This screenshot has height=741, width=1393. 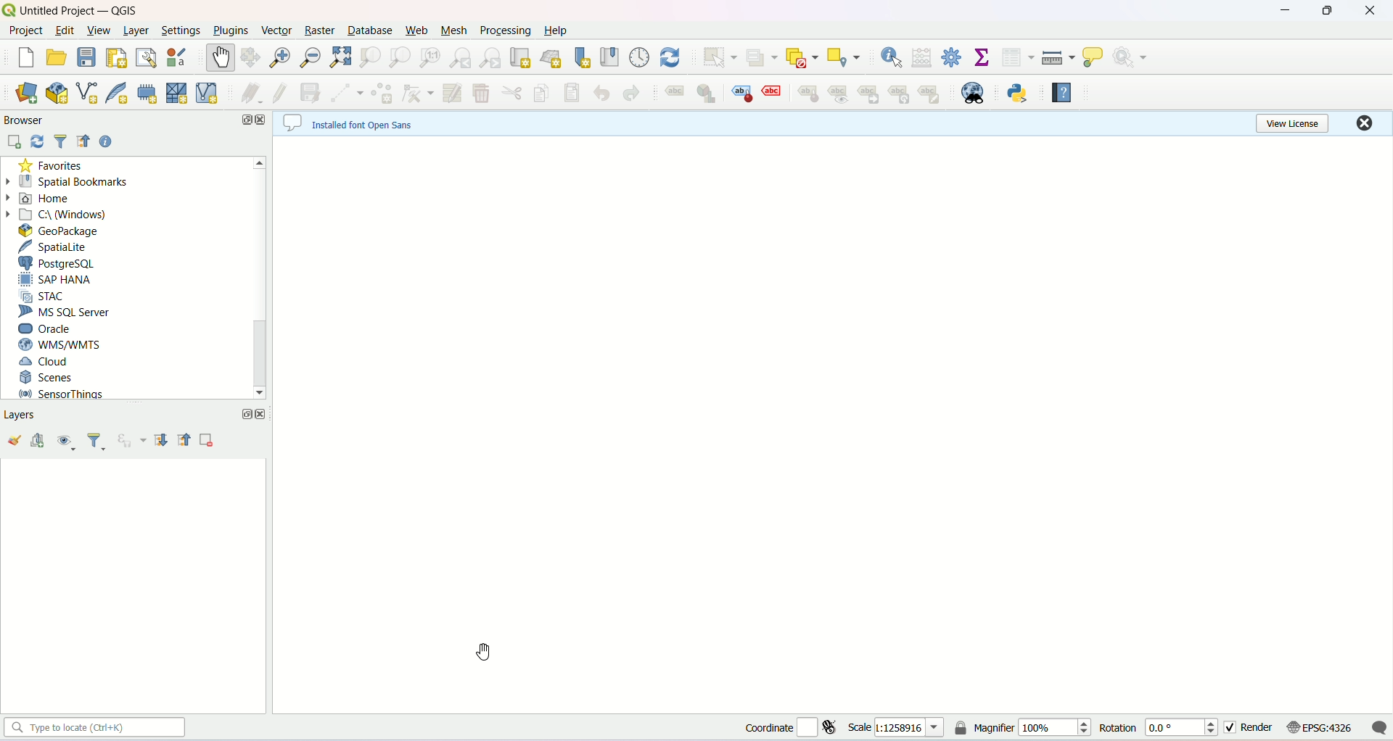 I want to click on collapse all, so click(x=184, y=440).